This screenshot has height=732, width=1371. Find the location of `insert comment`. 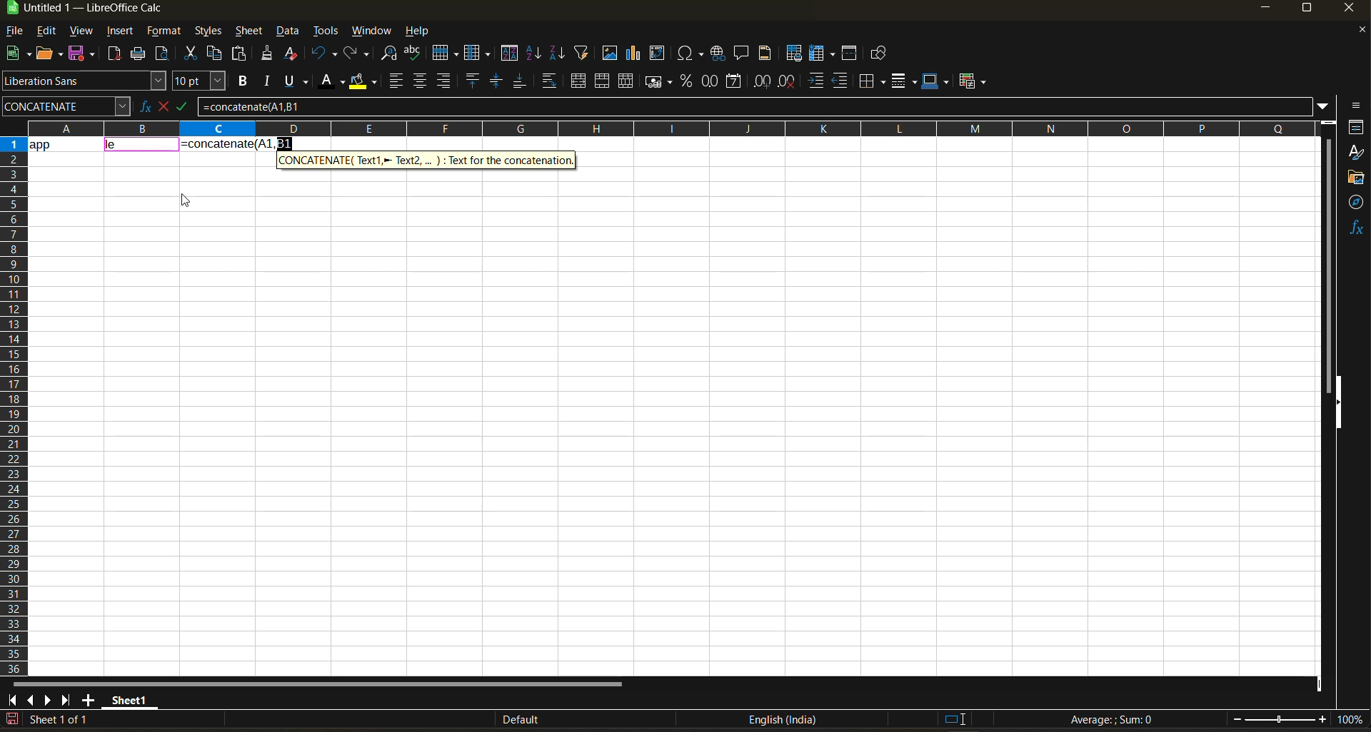

insert comment is located at coordinates (742, 54).